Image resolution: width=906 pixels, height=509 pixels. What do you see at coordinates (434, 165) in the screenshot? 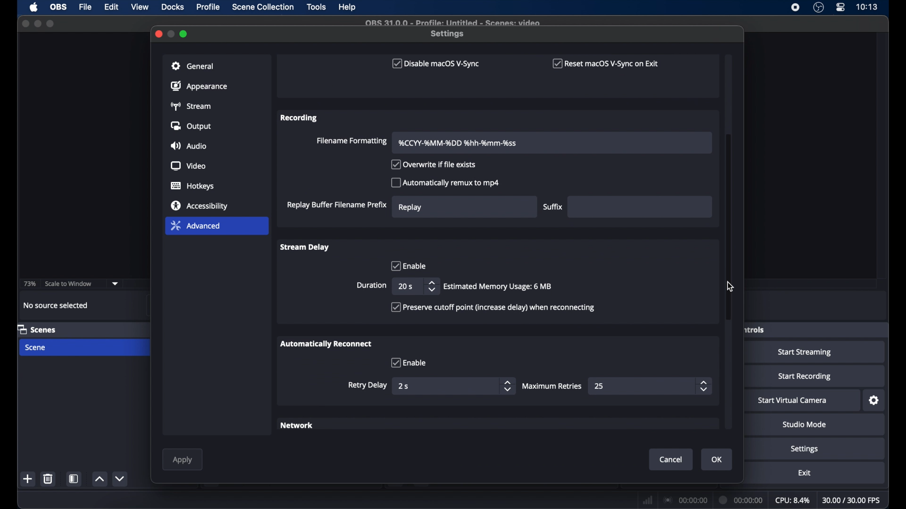
I see `overwrite if file exists ` at bounding box center [434, 165].